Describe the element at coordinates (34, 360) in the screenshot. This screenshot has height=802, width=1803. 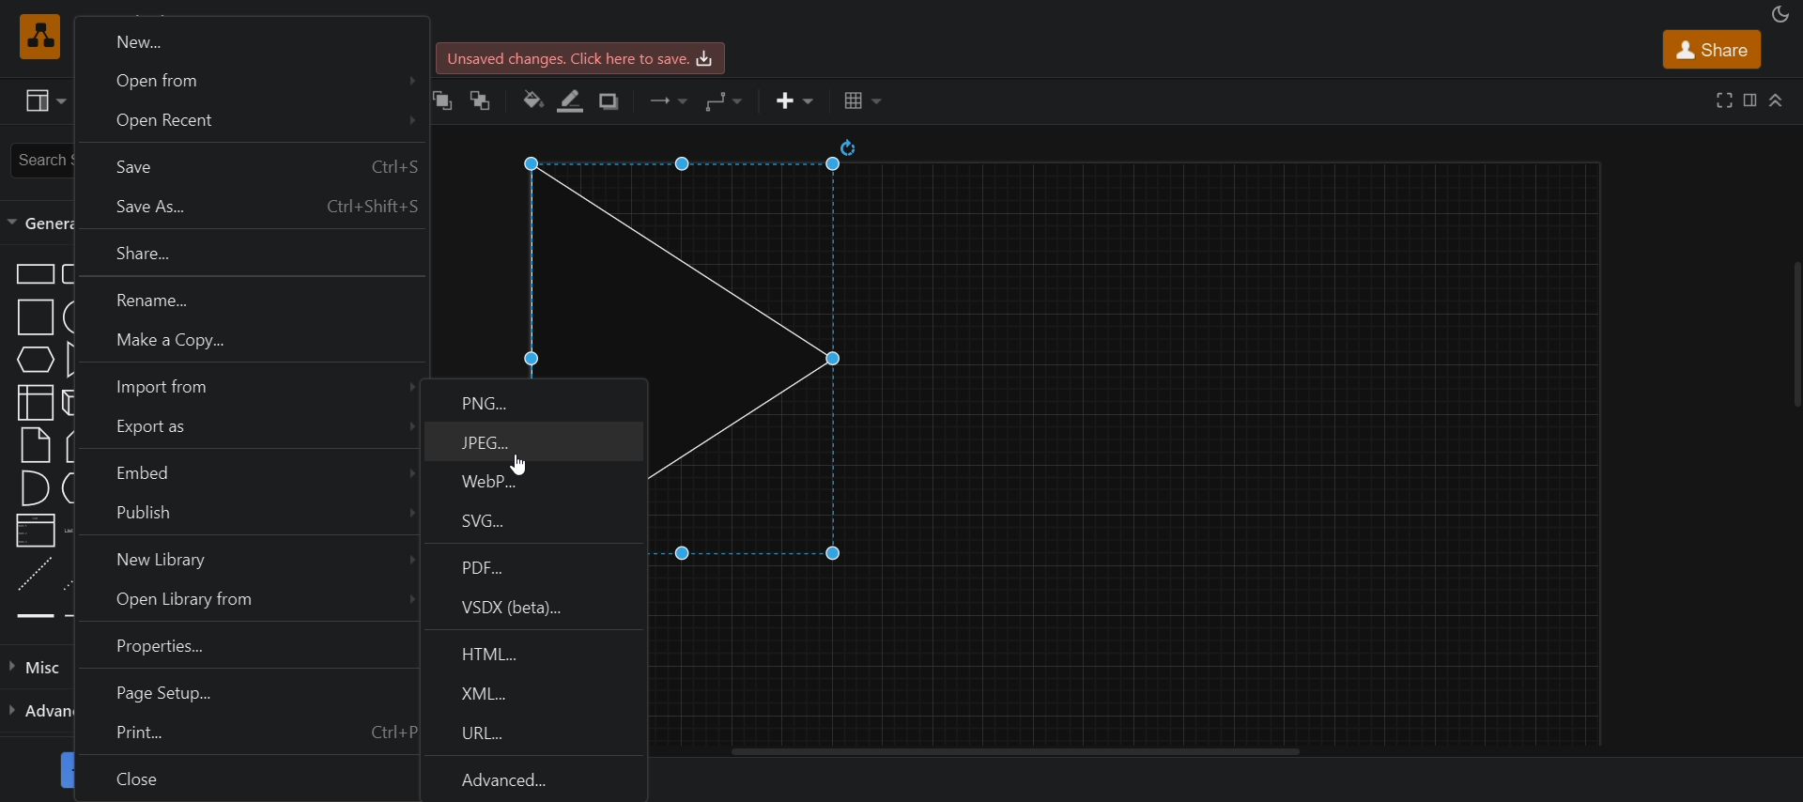
I see `hexagon` at that location.